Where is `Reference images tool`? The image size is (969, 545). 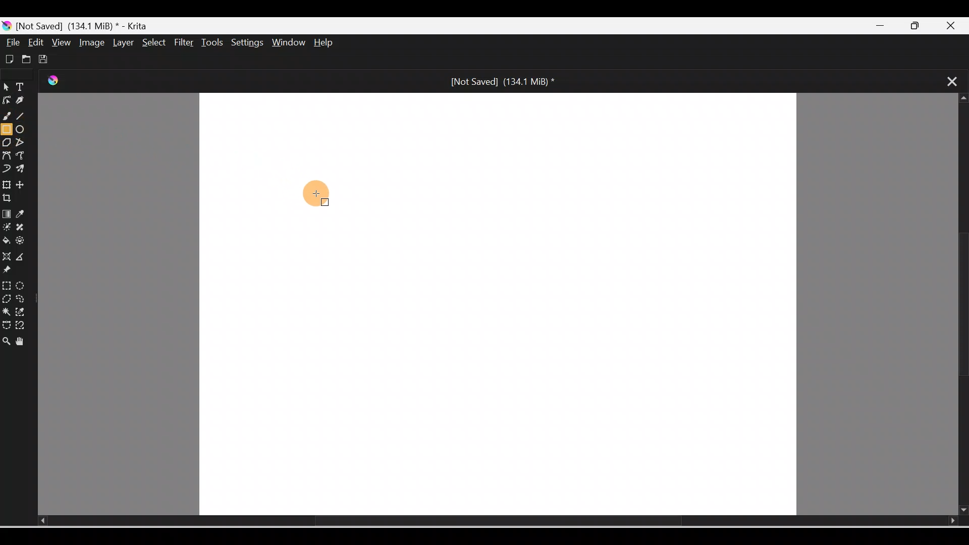 Reference images tool is located at coordinates (13, 271).